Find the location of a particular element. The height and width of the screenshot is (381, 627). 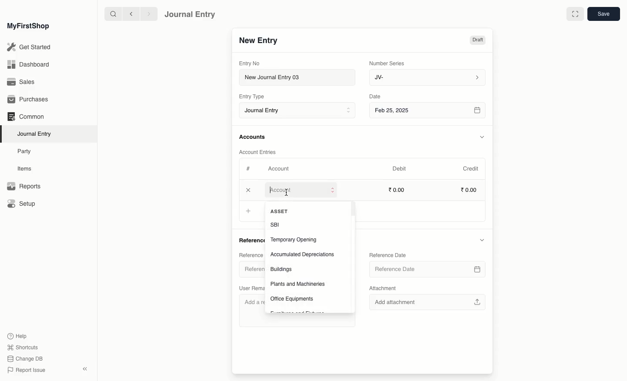

Items is located at coordinates (27, 169).